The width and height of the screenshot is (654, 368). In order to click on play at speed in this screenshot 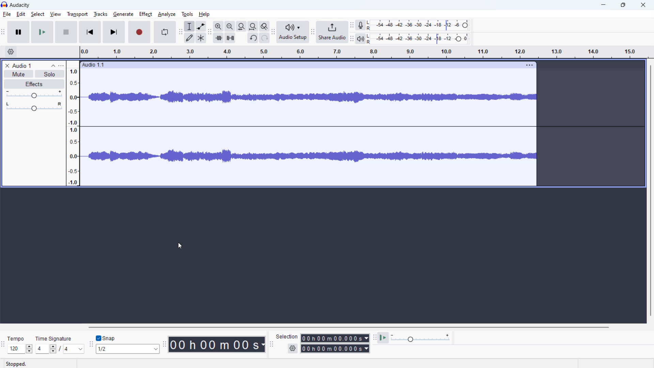, I will do `click(383, 338)`.